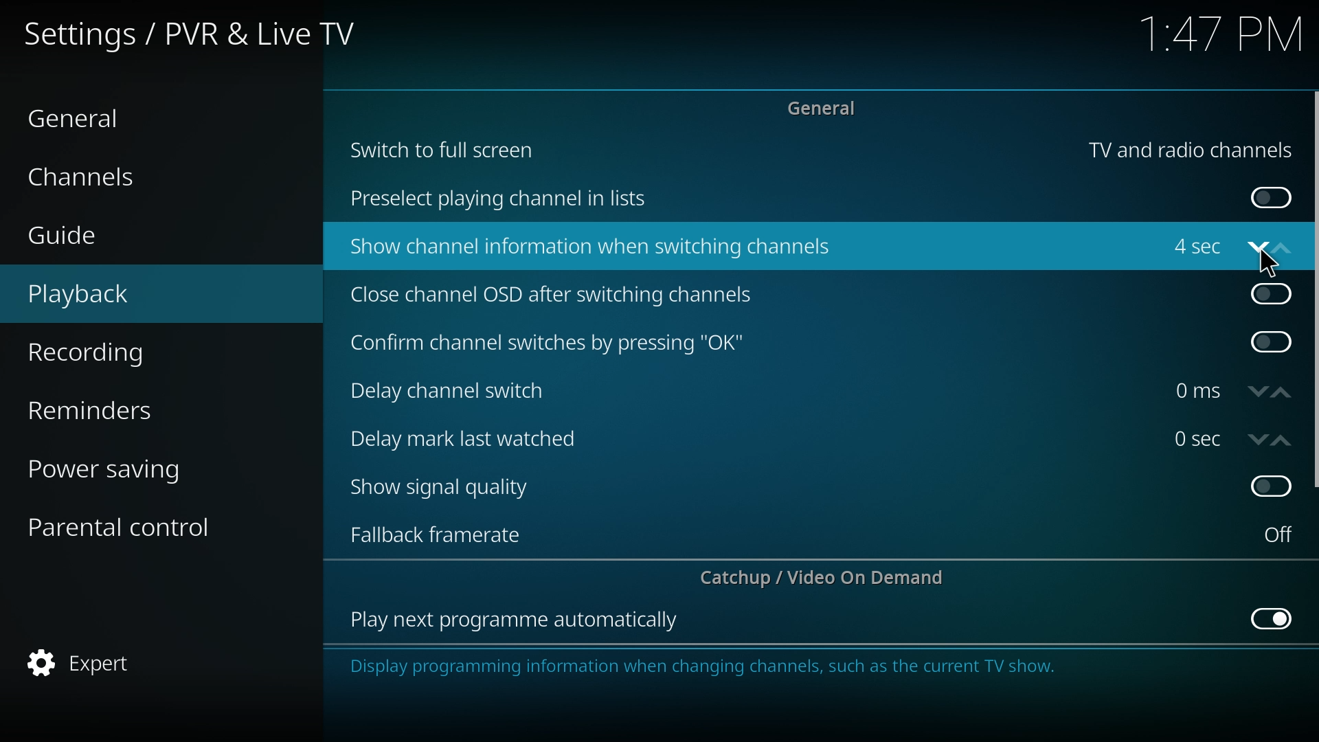 The height and width of the screenshot is (742, 1319). What do you see at coordinates (789, 667) in the screenshot?
I see `info` at bounding box center [789, 667].